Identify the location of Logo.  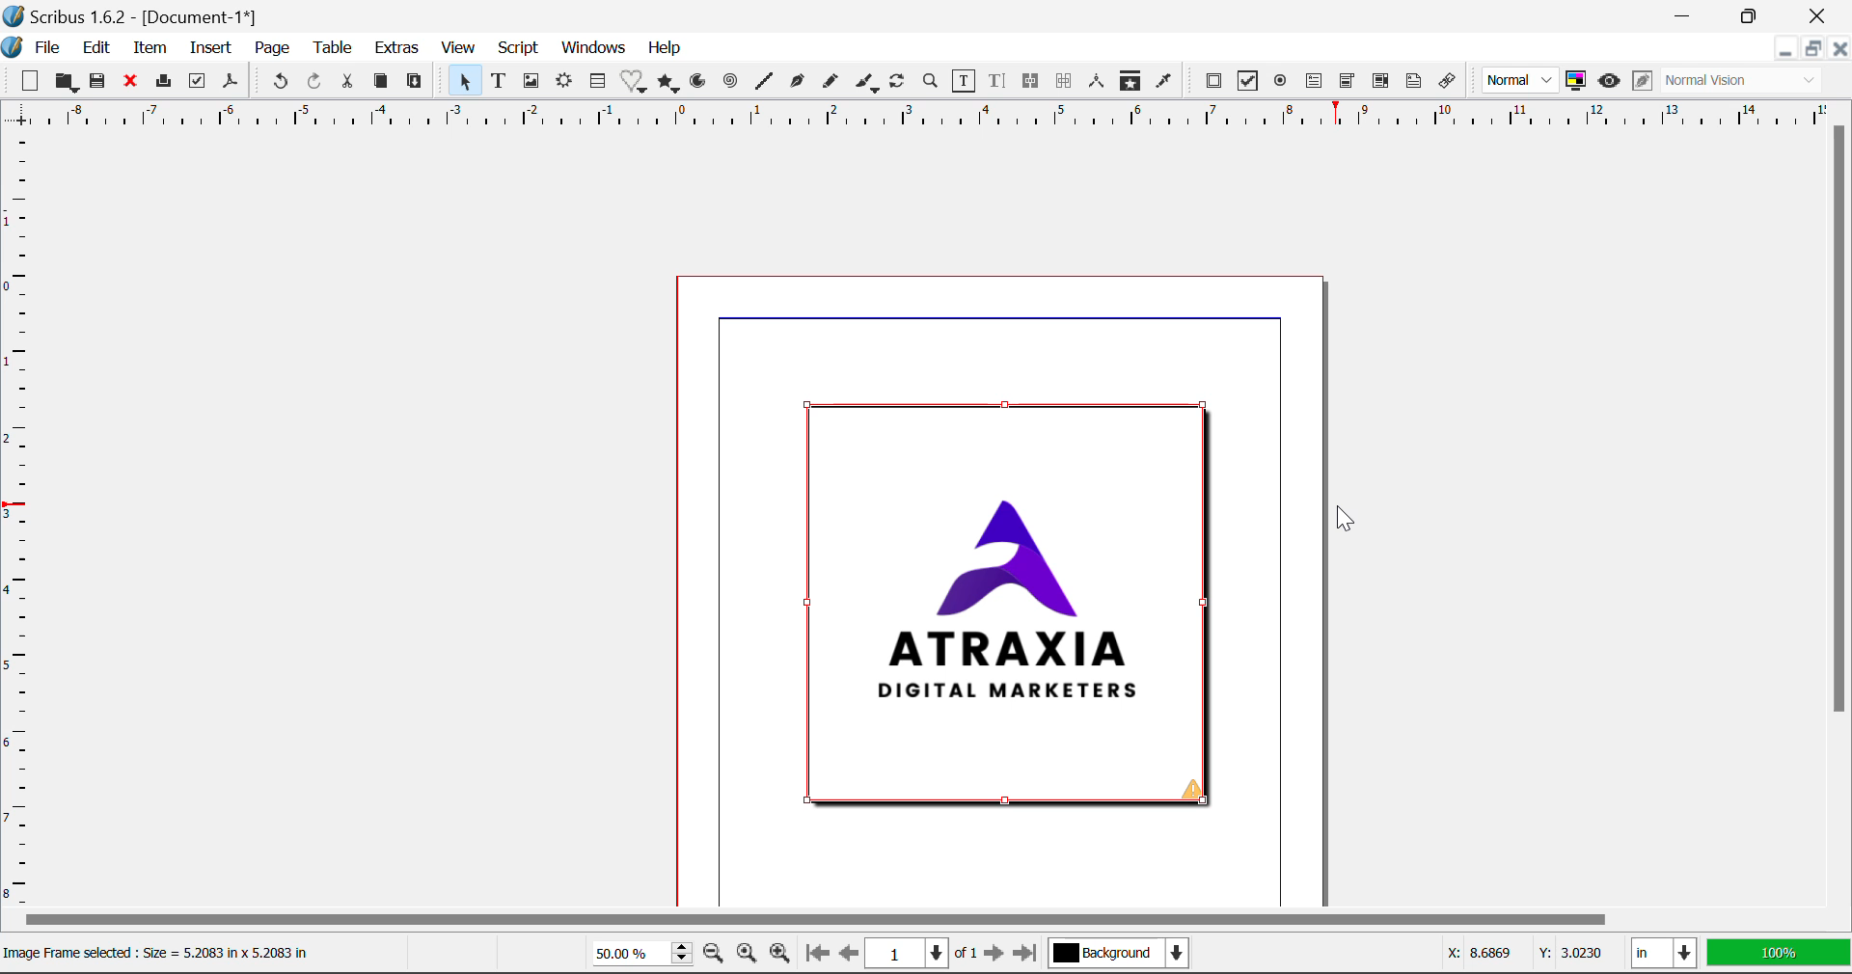
(14, 46).